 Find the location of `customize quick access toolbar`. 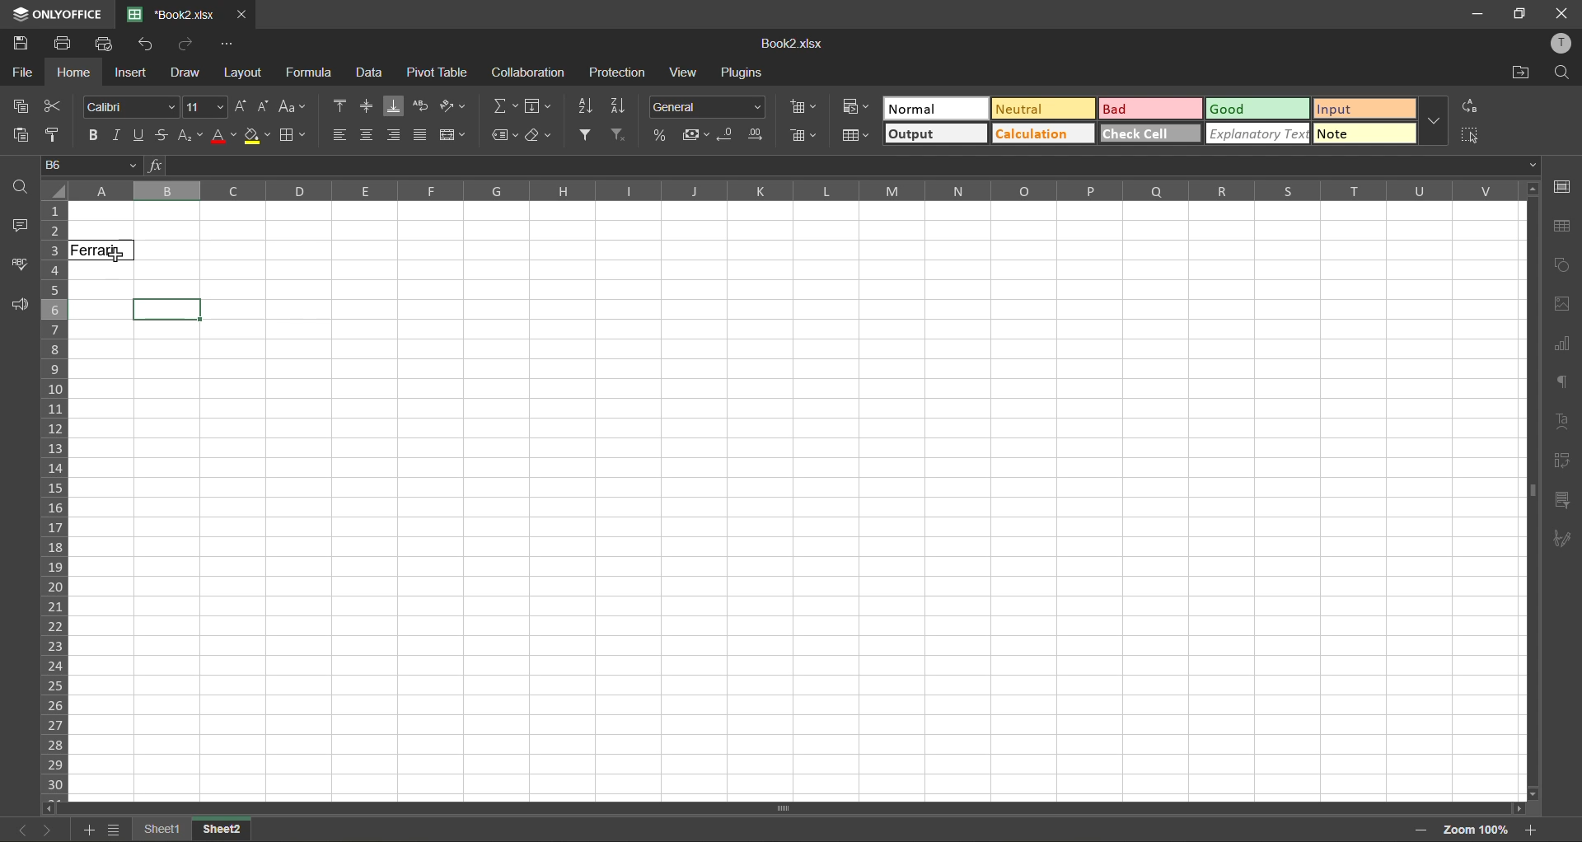

customize quick access toolbar is located at coordinates (227, 44).